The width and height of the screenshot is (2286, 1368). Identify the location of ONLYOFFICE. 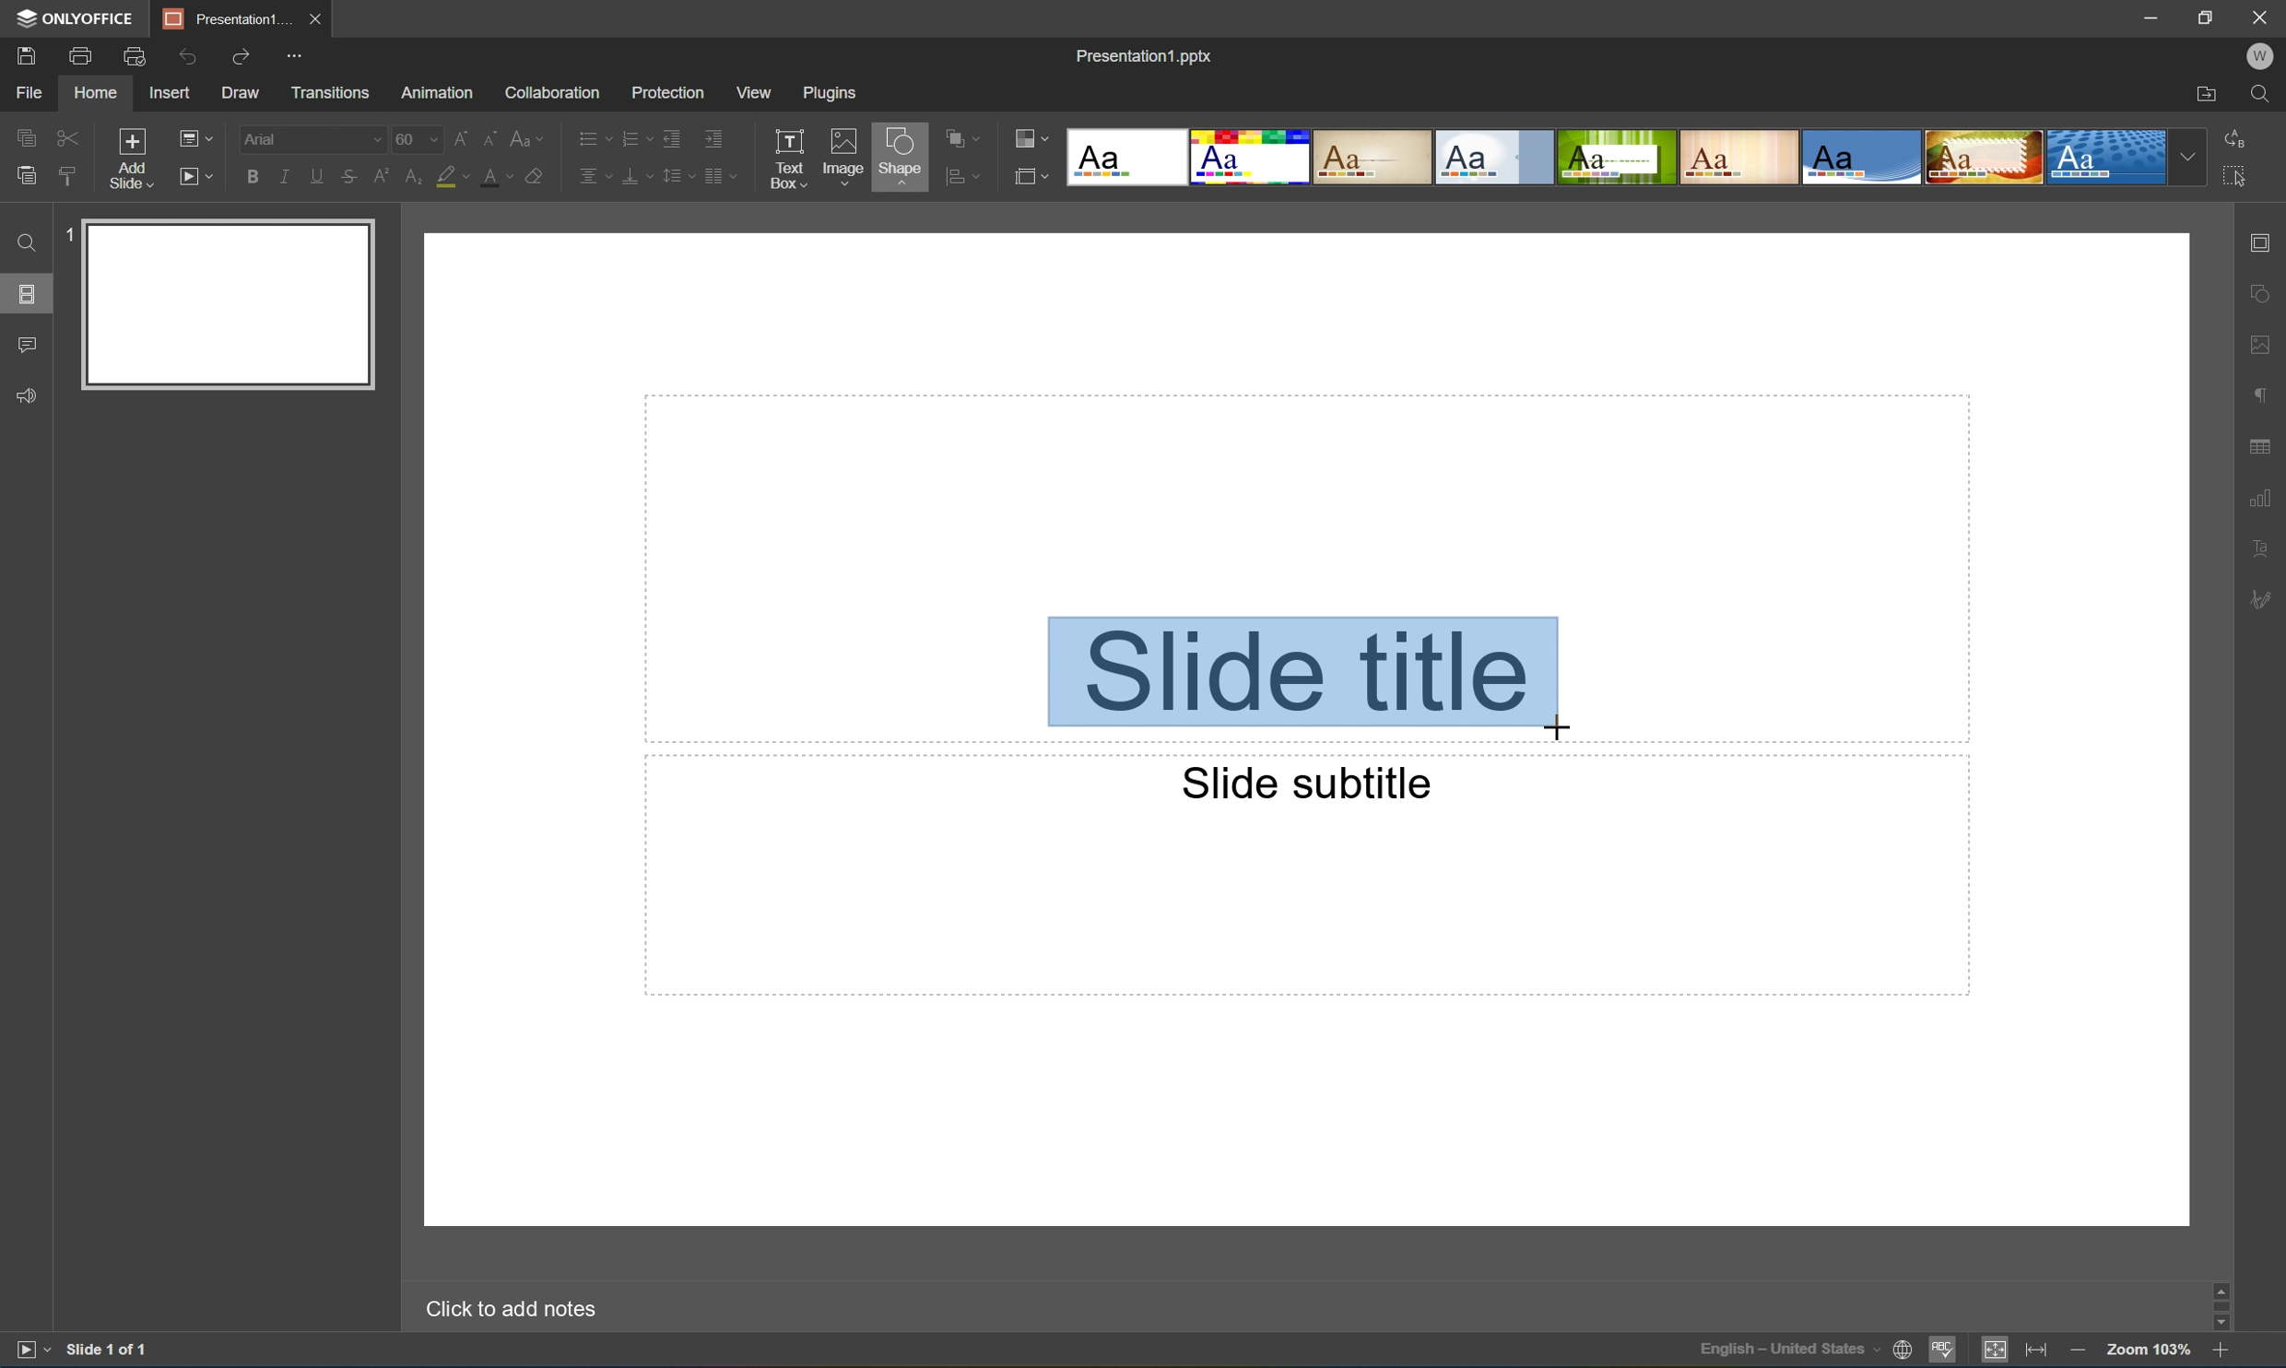
(77, 19).